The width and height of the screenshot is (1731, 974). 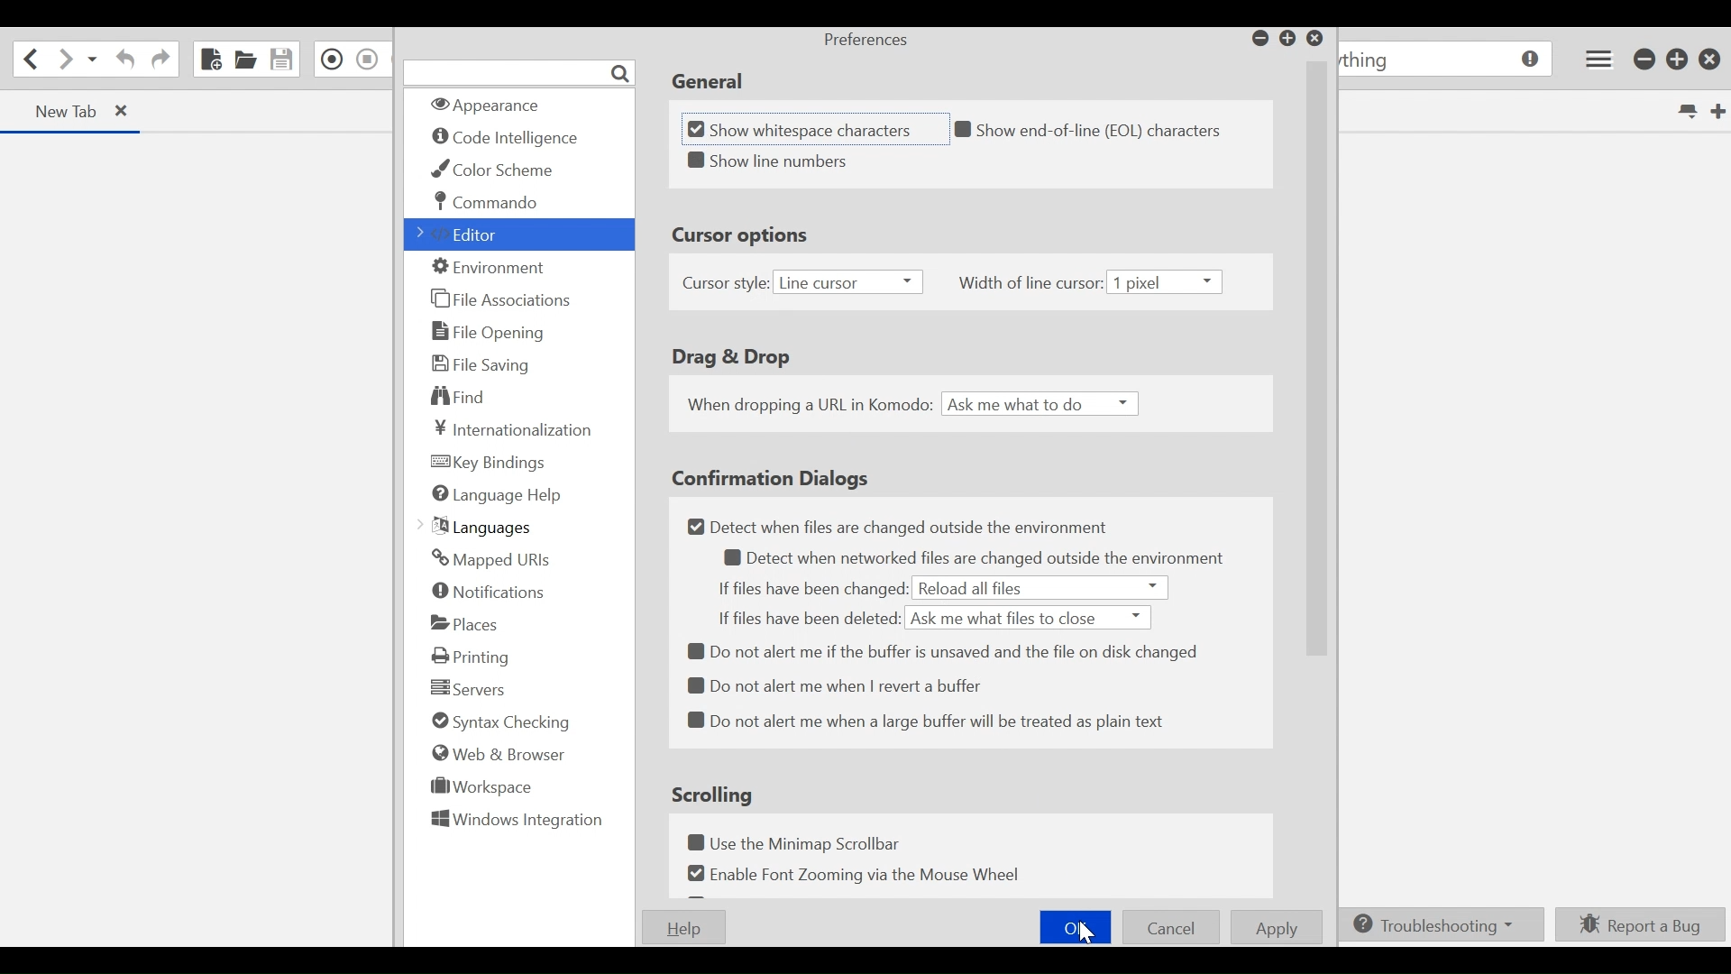 What do you see at coordinates (975, 589) in the screenshot?
I see `Reload all files` at bounding box center [975, 589].